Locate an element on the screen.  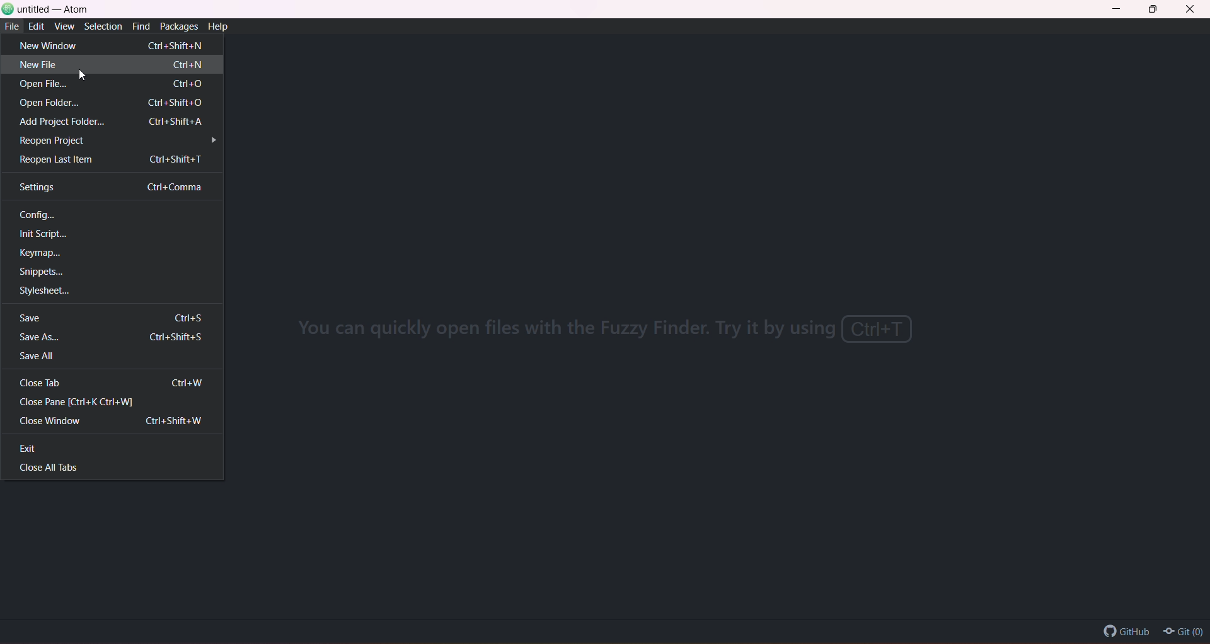
Selection is located at coordinates (101, 26).